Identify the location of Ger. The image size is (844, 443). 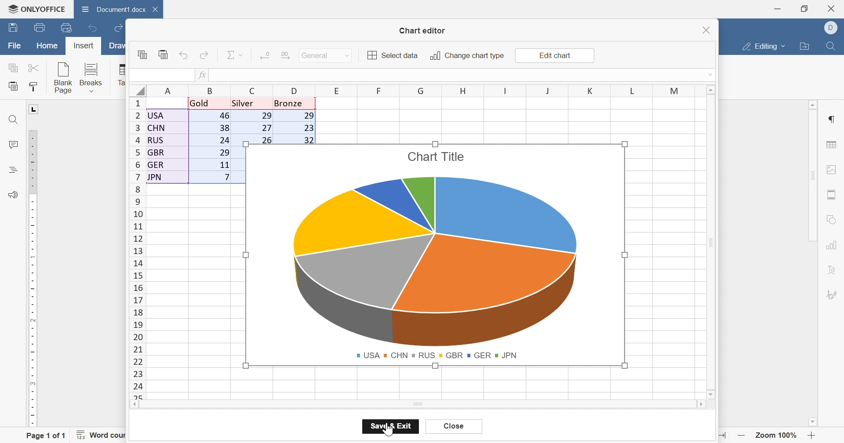
(480, 356).